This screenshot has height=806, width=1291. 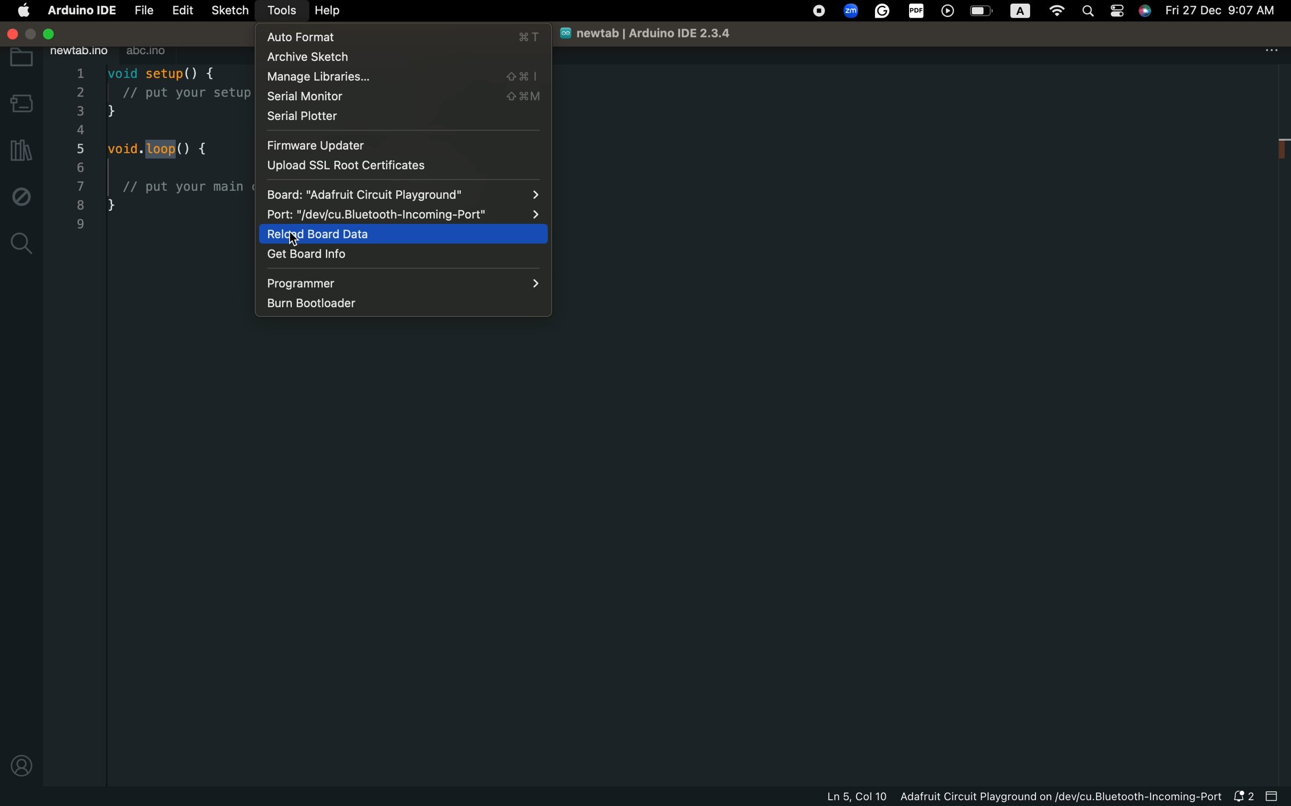 What do you see at coordinates (283, 10) in the screenshot?
I see `tools` at bounding box center [283, 10].